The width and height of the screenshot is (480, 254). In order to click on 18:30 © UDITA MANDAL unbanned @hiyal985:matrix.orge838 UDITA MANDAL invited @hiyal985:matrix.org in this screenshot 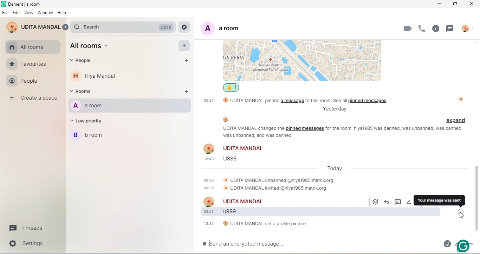, I will do `click(266, 183)`.